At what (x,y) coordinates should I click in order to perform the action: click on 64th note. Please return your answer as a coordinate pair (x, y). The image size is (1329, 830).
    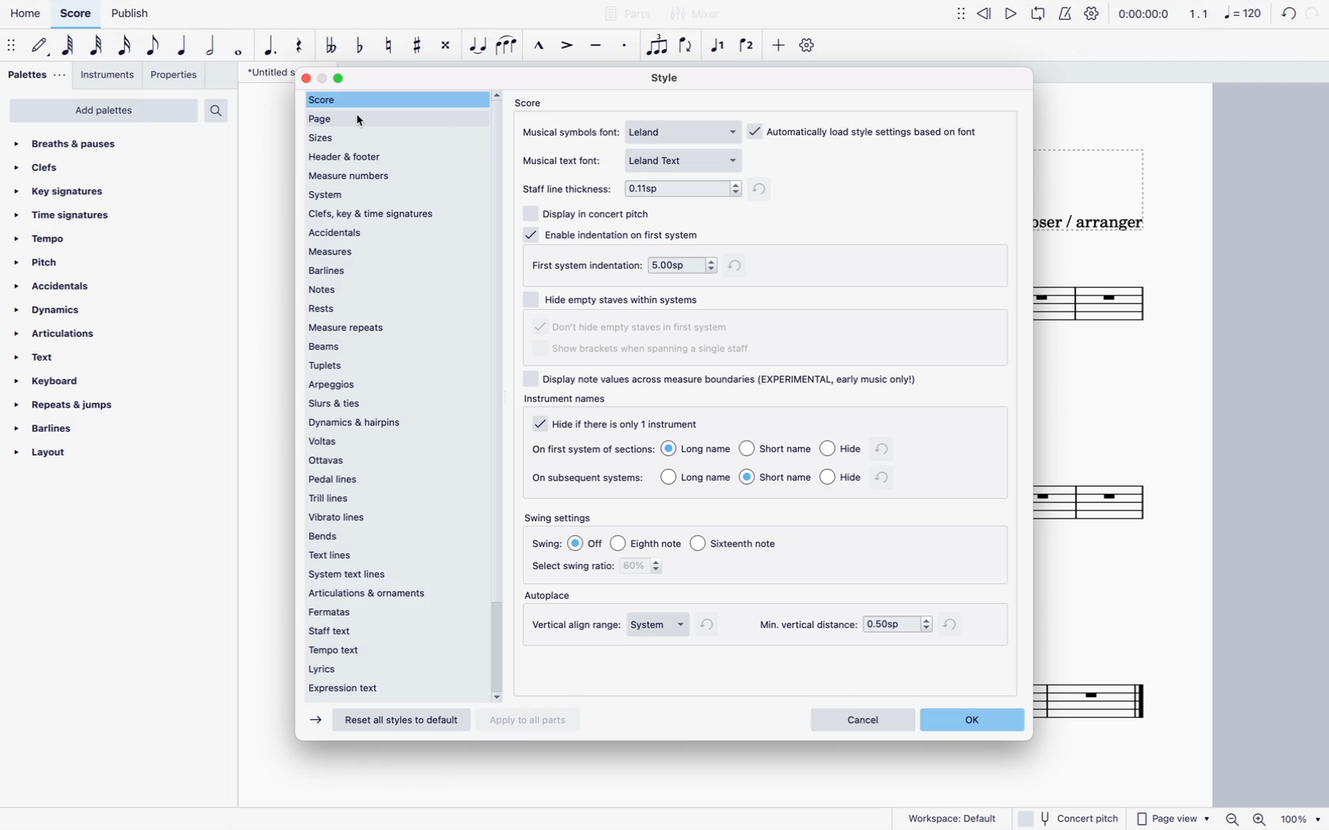
    Looking at the image, I should click on (67, 47).